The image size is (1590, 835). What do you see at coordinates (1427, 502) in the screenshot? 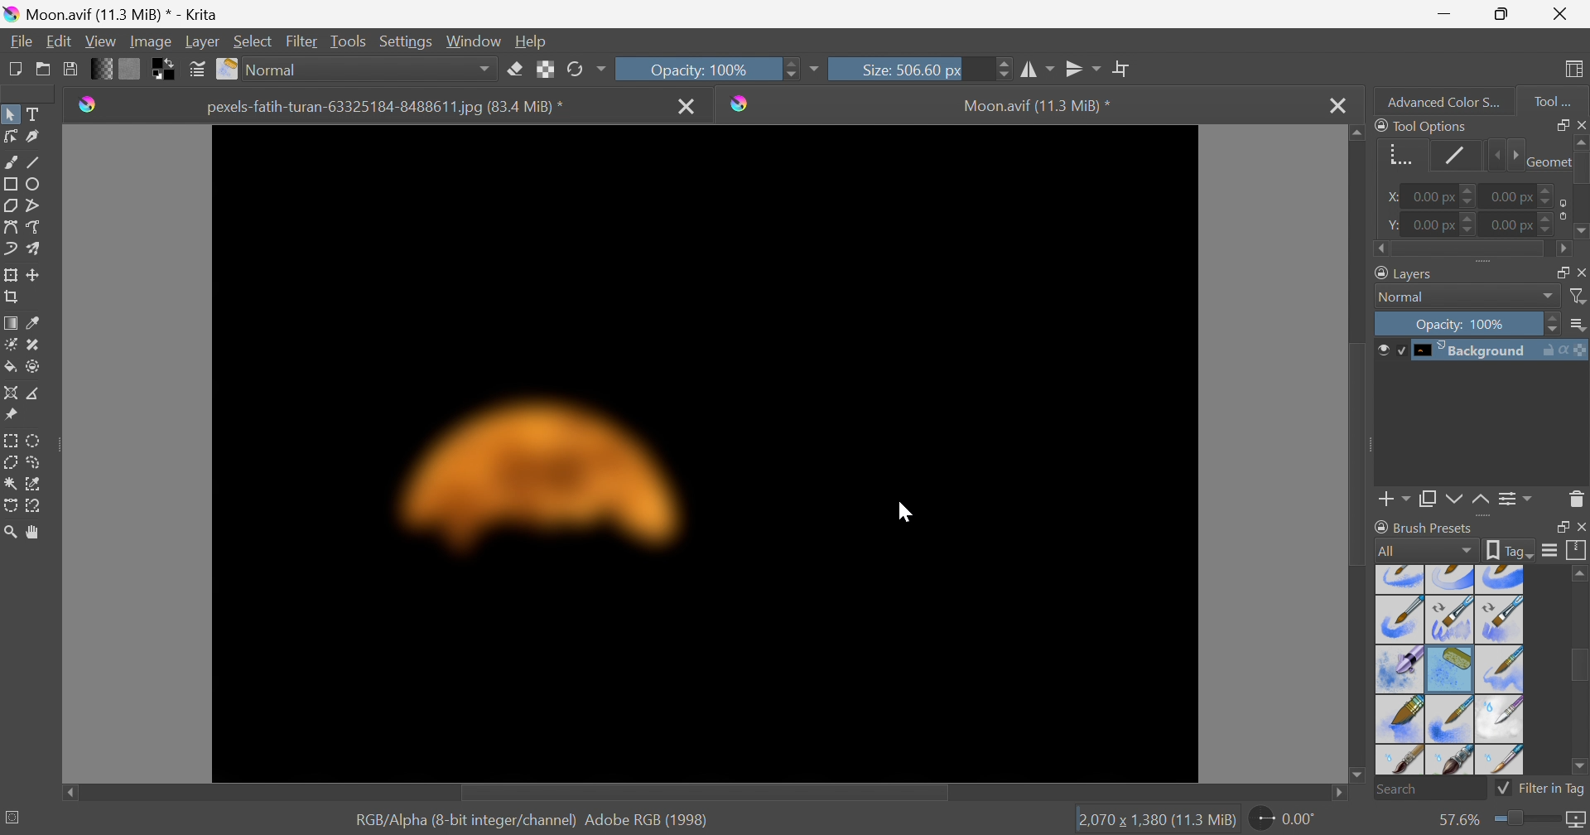
I see `Duplicate layer or mask down` at bounding box center [1427, 502].